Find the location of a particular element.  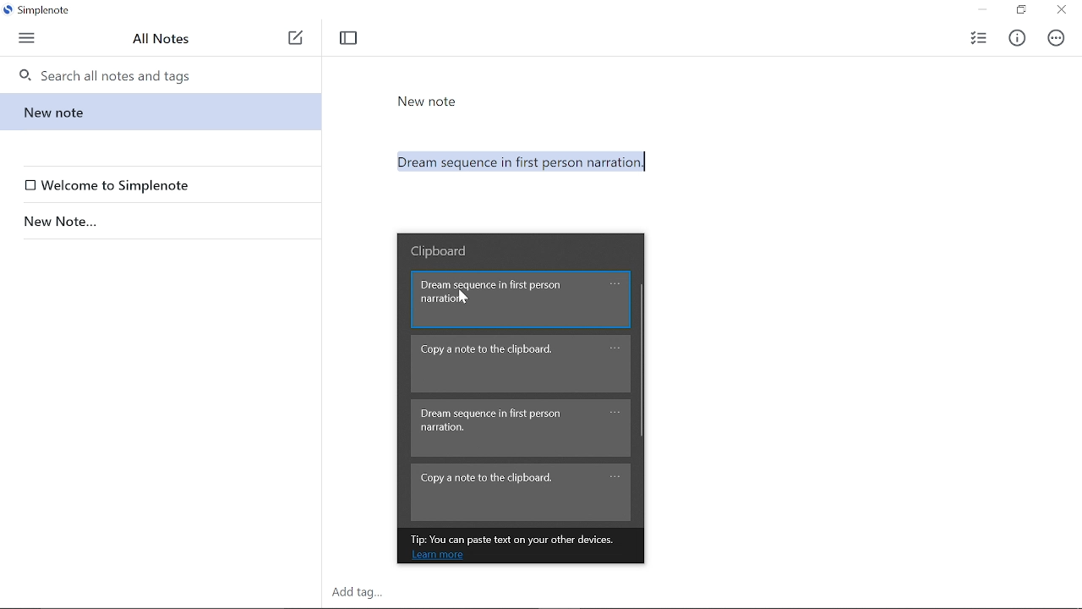

Search all notes and tags is located at coordinates (167, 74).